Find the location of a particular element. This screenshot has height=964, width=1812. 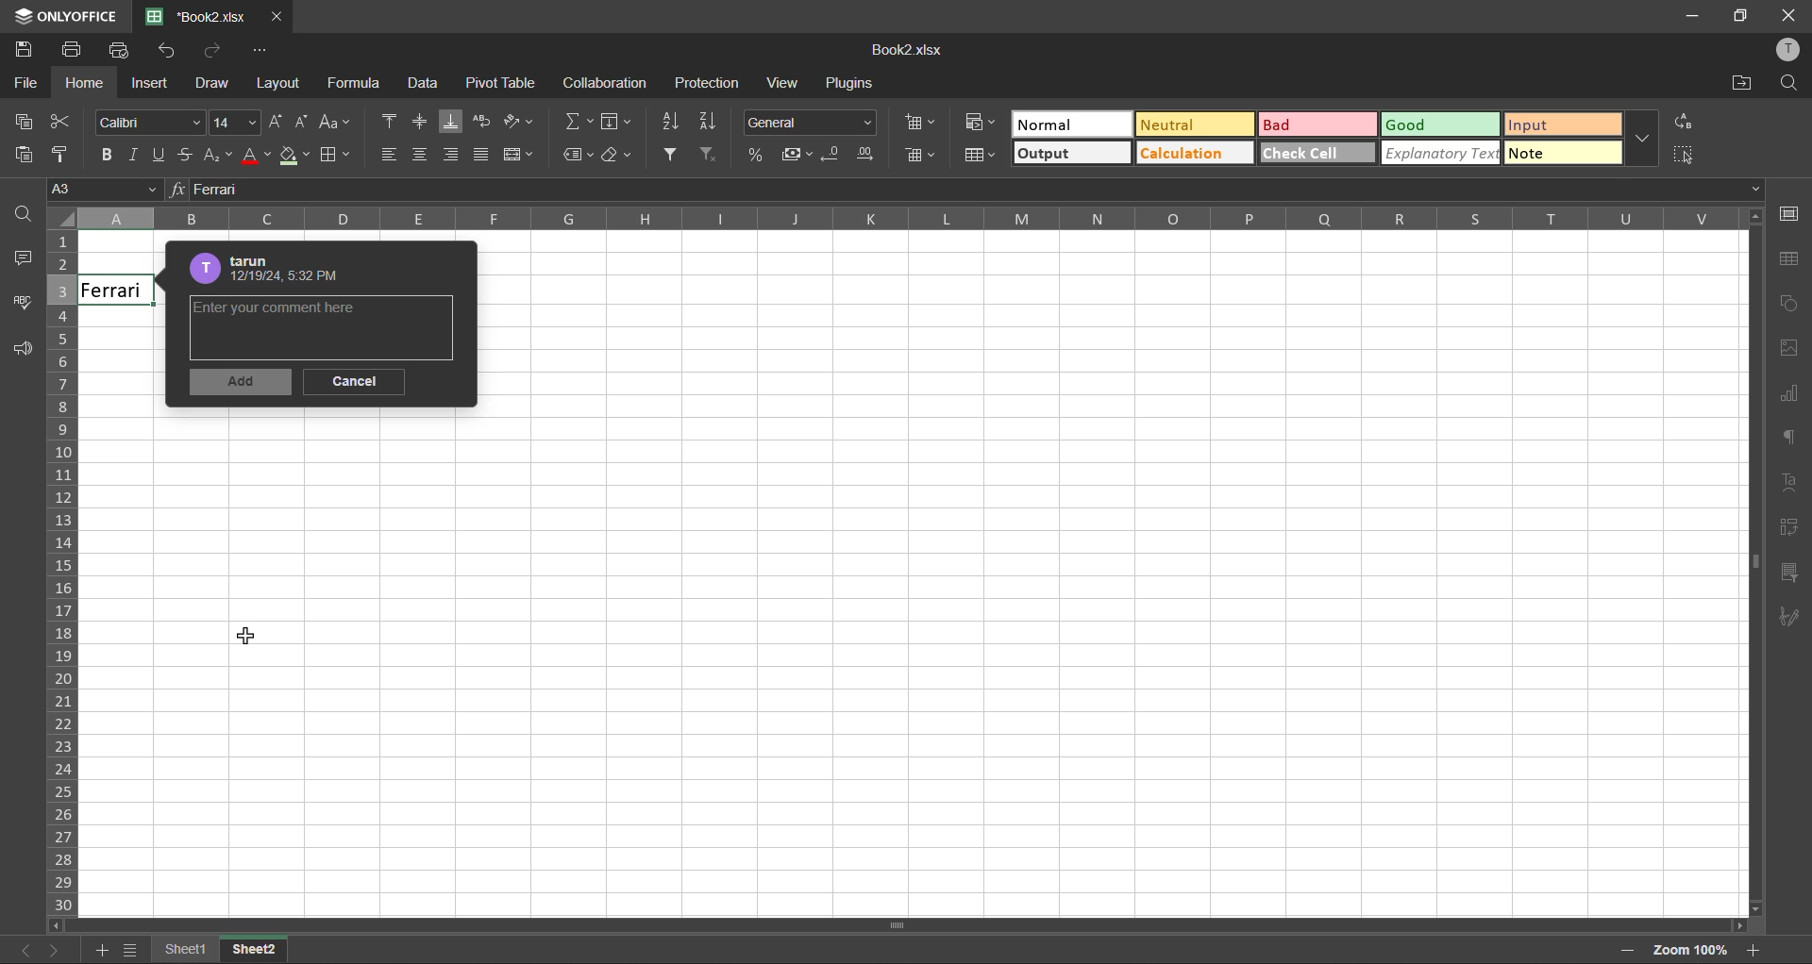

align bottom is located at coordinates (450, 121).